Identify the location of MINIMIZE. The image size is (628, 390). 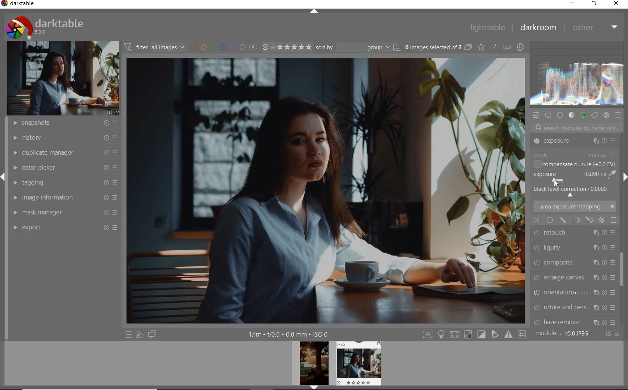
(571, 3).